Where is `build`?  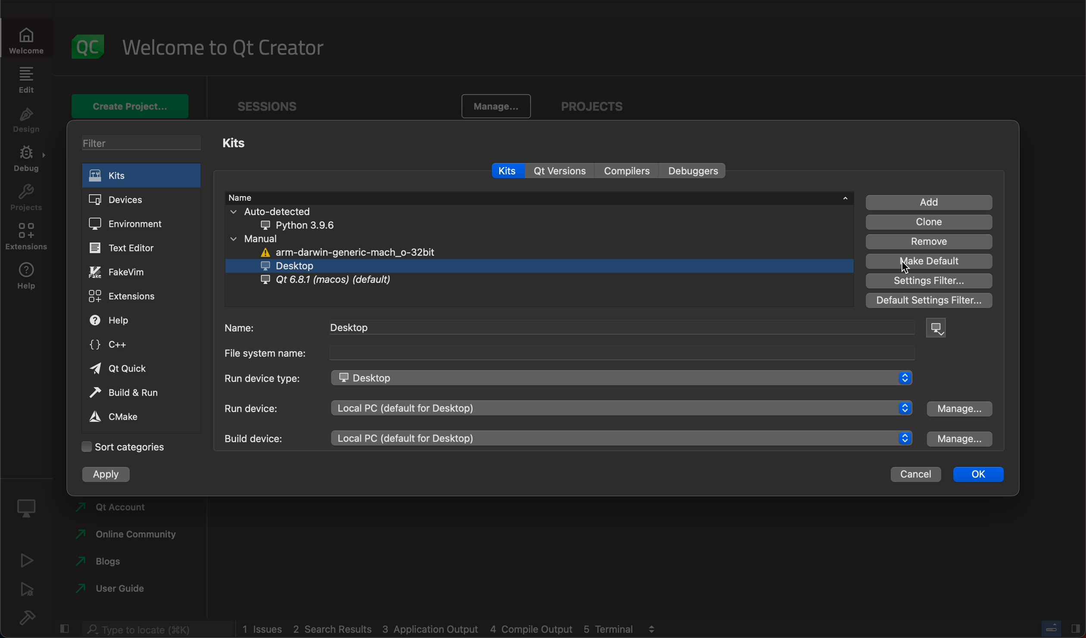 build is located at coordinates (26, 619).